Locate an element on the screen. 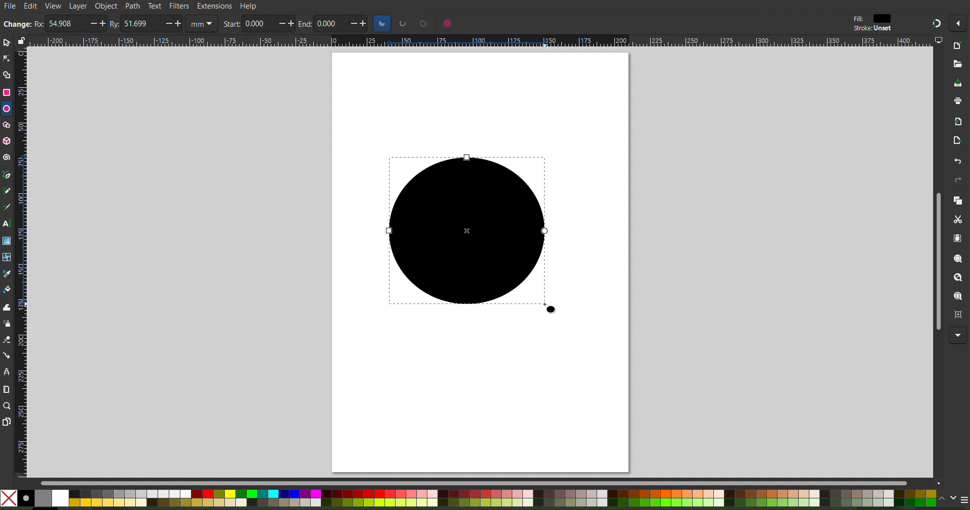  Snapping is located at coordinates (933, 23).